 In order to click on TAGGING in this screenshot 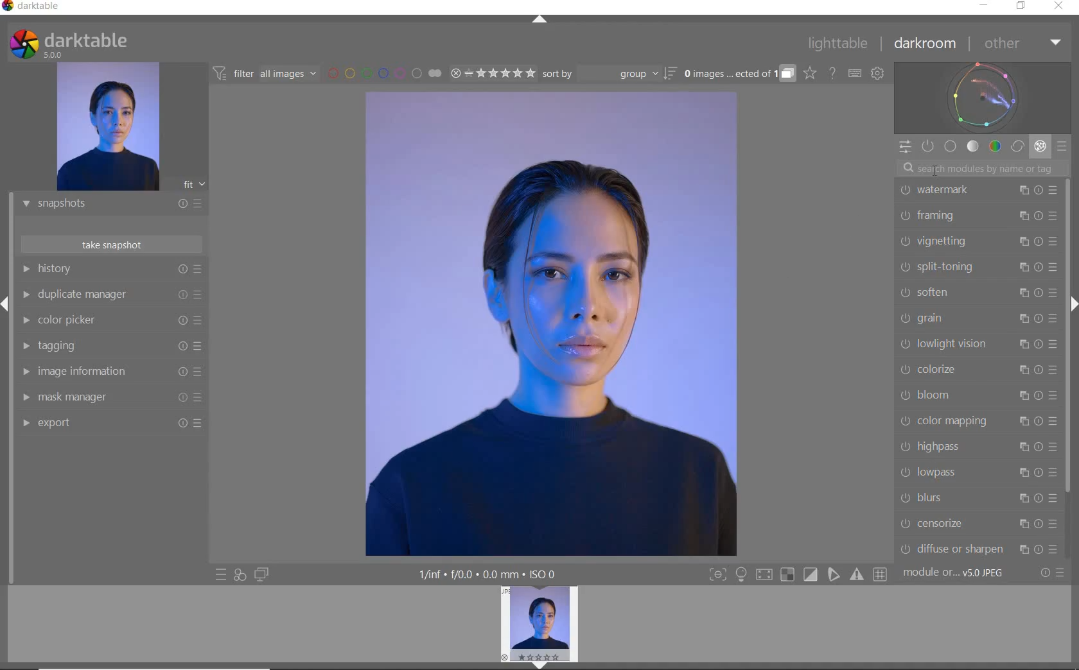, I will do `click(109, 347)`.